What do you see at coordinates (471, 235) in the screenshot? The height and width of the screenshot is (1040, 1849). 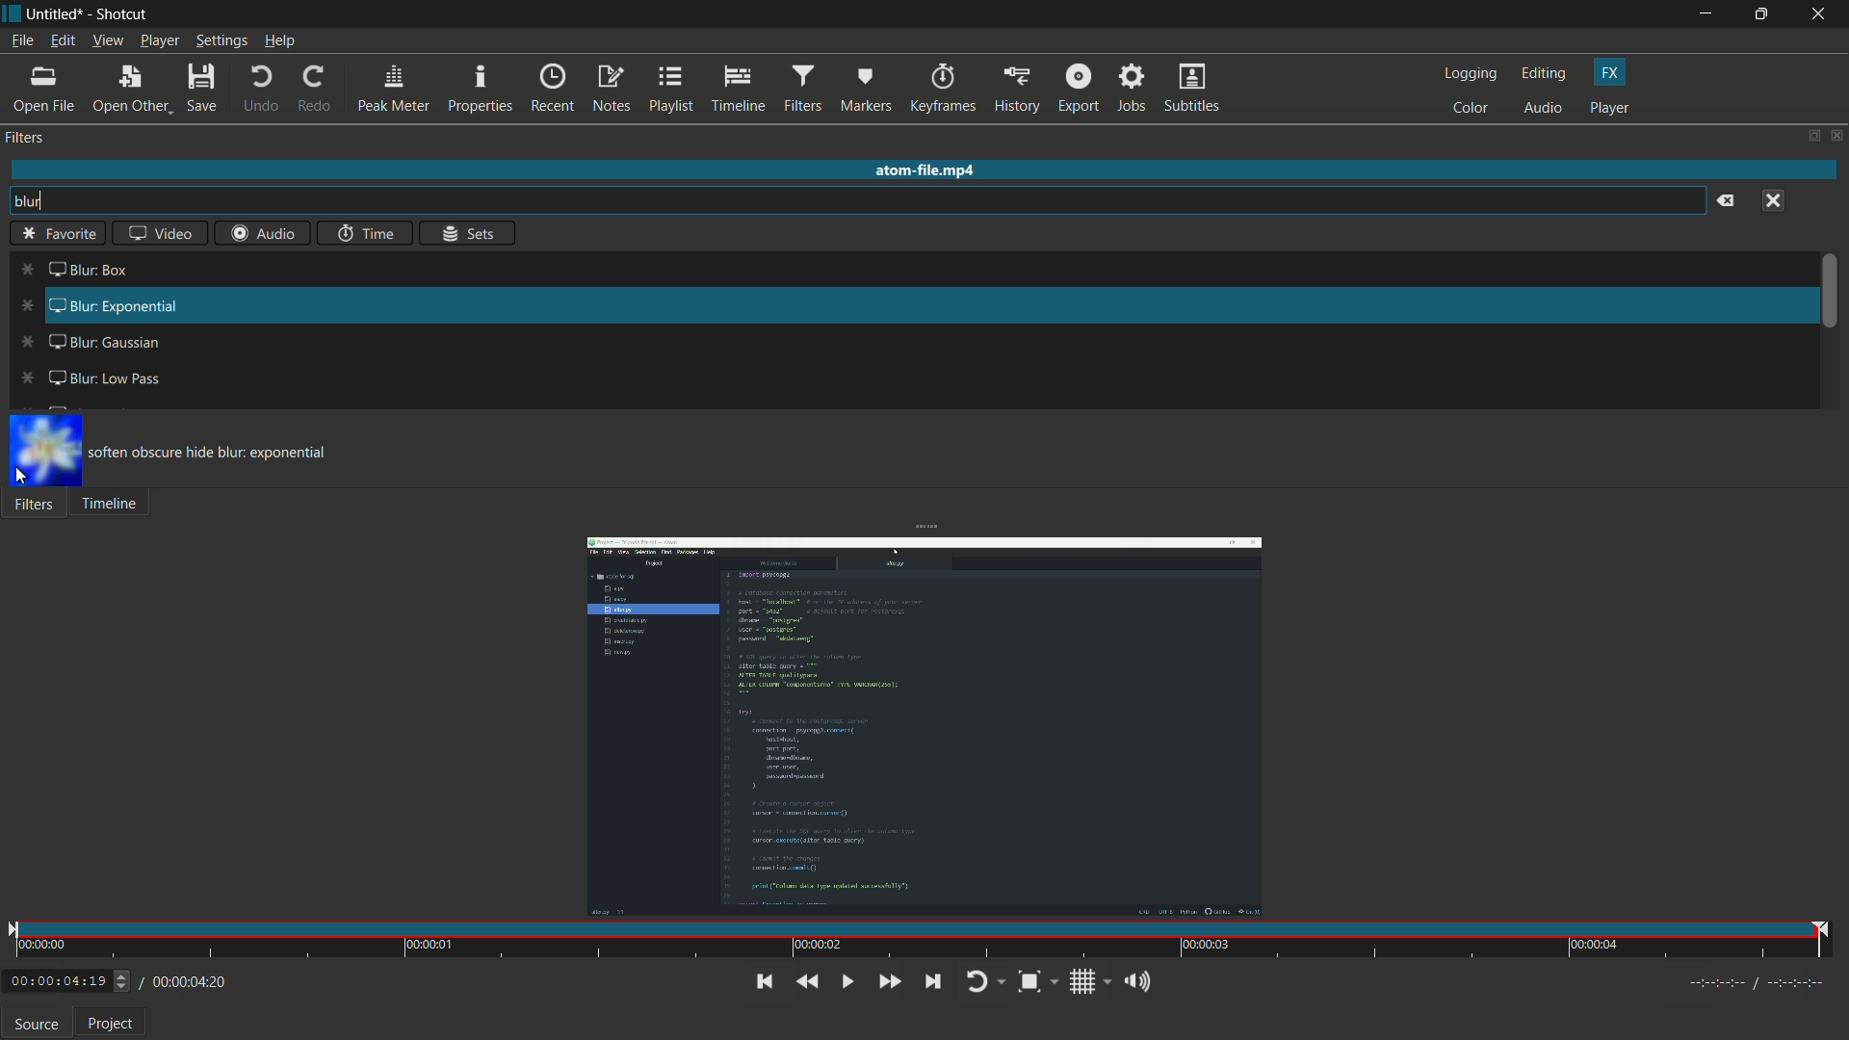 I see `sets` at bounding box center [471, 235].